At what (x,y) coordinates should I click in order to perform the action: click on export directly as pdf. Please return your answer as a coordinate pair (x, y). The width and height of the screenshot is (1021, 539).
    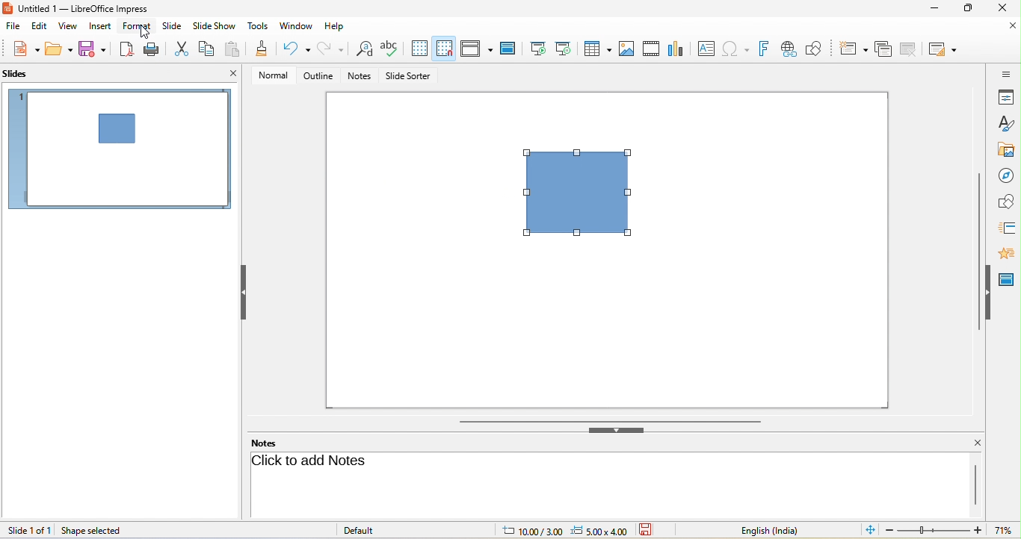
    Looking at the image, I should click on (123, 50).